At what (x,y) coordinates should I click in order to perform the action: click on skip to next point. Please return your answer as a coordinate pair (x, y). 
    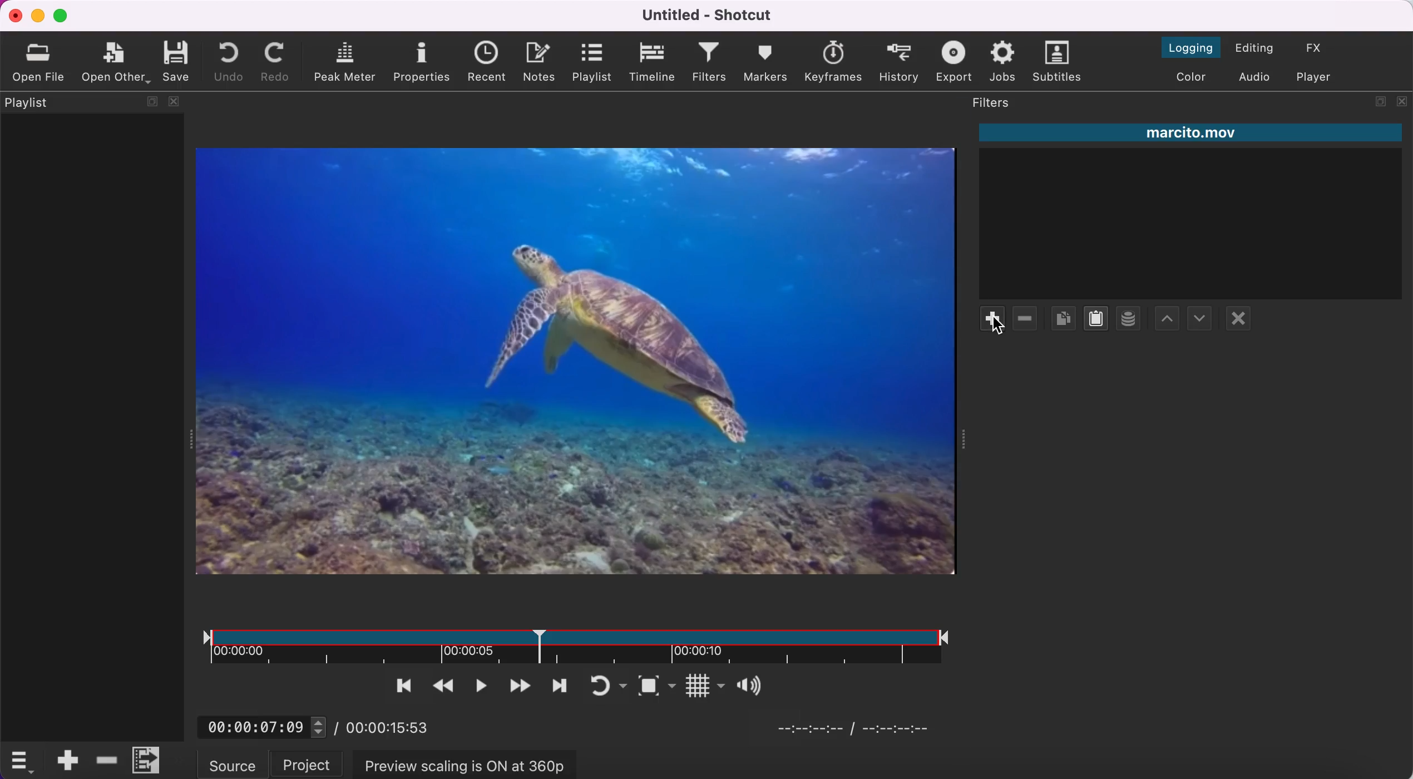
    Looking at the image, I should click on (557, 686).